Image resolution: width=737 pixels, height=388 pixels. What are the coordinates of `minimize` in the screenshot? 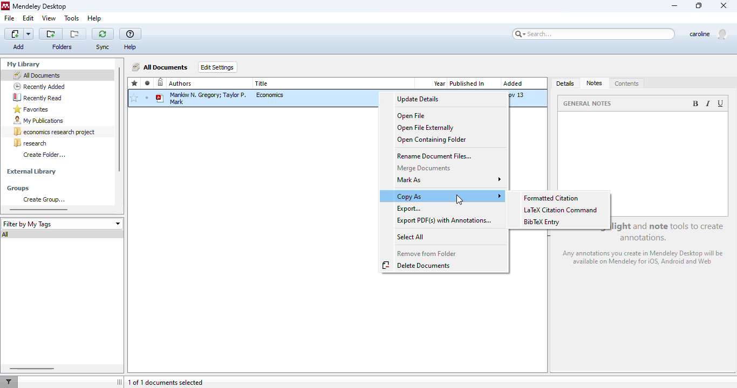 It's located at (675, 6).